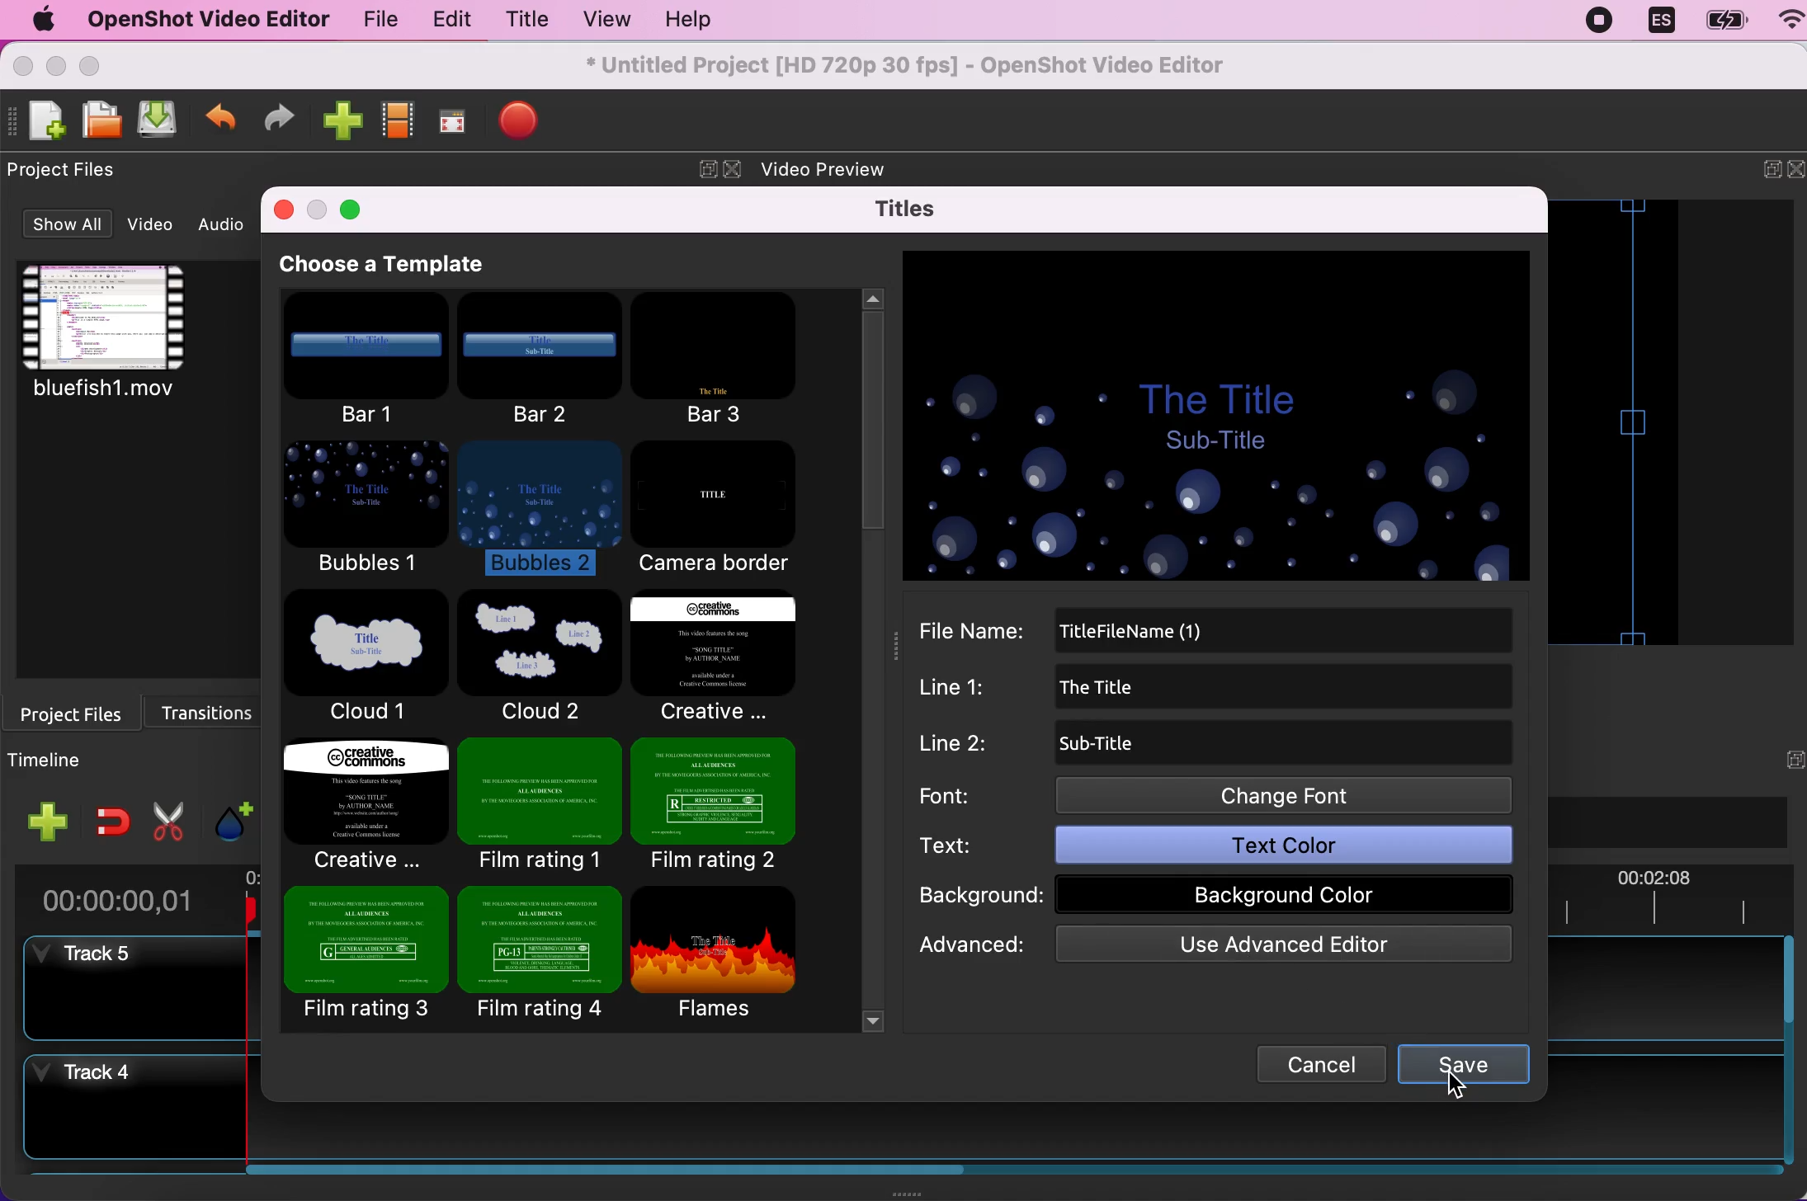  I want to click on camera border, so click(726, 510).